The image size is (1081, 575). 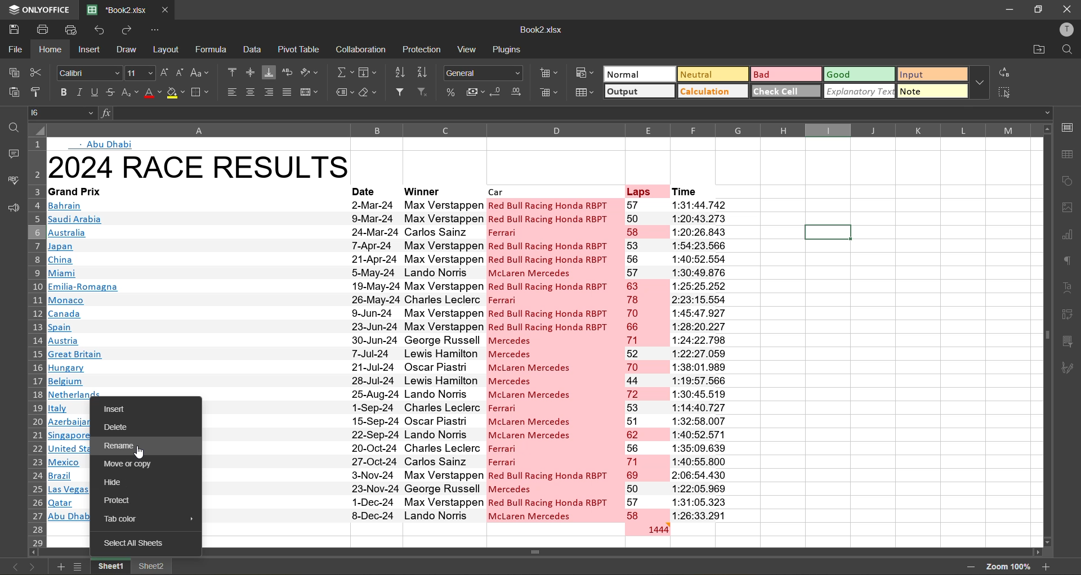 I want to click on sheet list, so click(x=78, y=566).